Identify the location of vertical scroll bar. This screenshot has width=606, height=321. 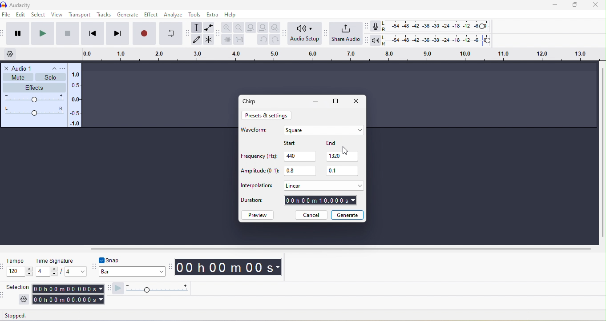
(602, 152).